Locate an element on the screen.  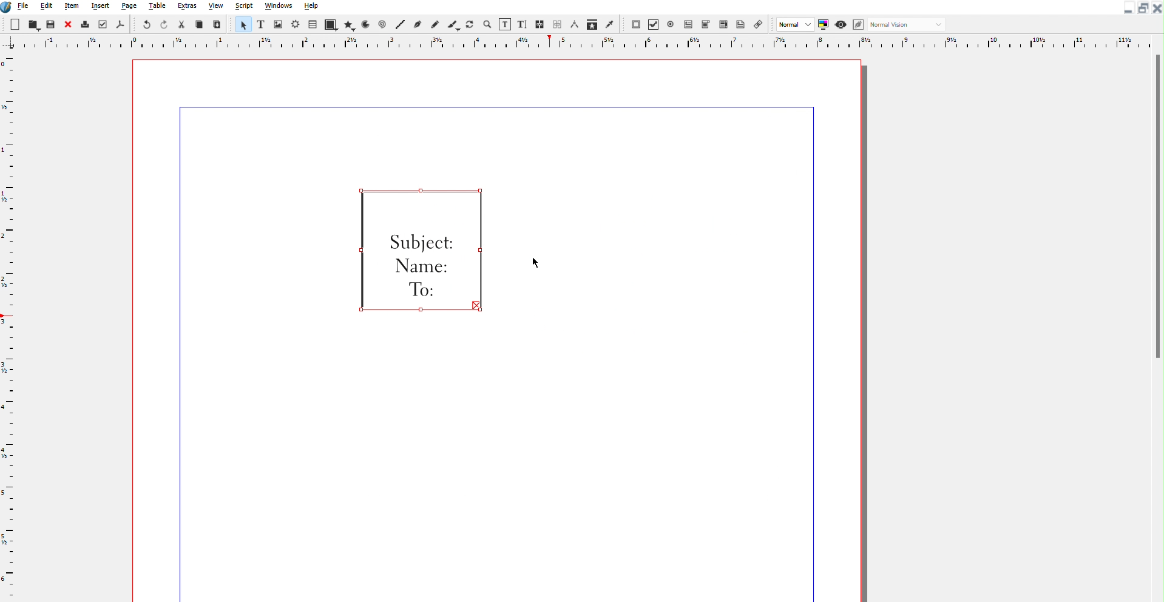
Copy is located at coordinates (199, 25).